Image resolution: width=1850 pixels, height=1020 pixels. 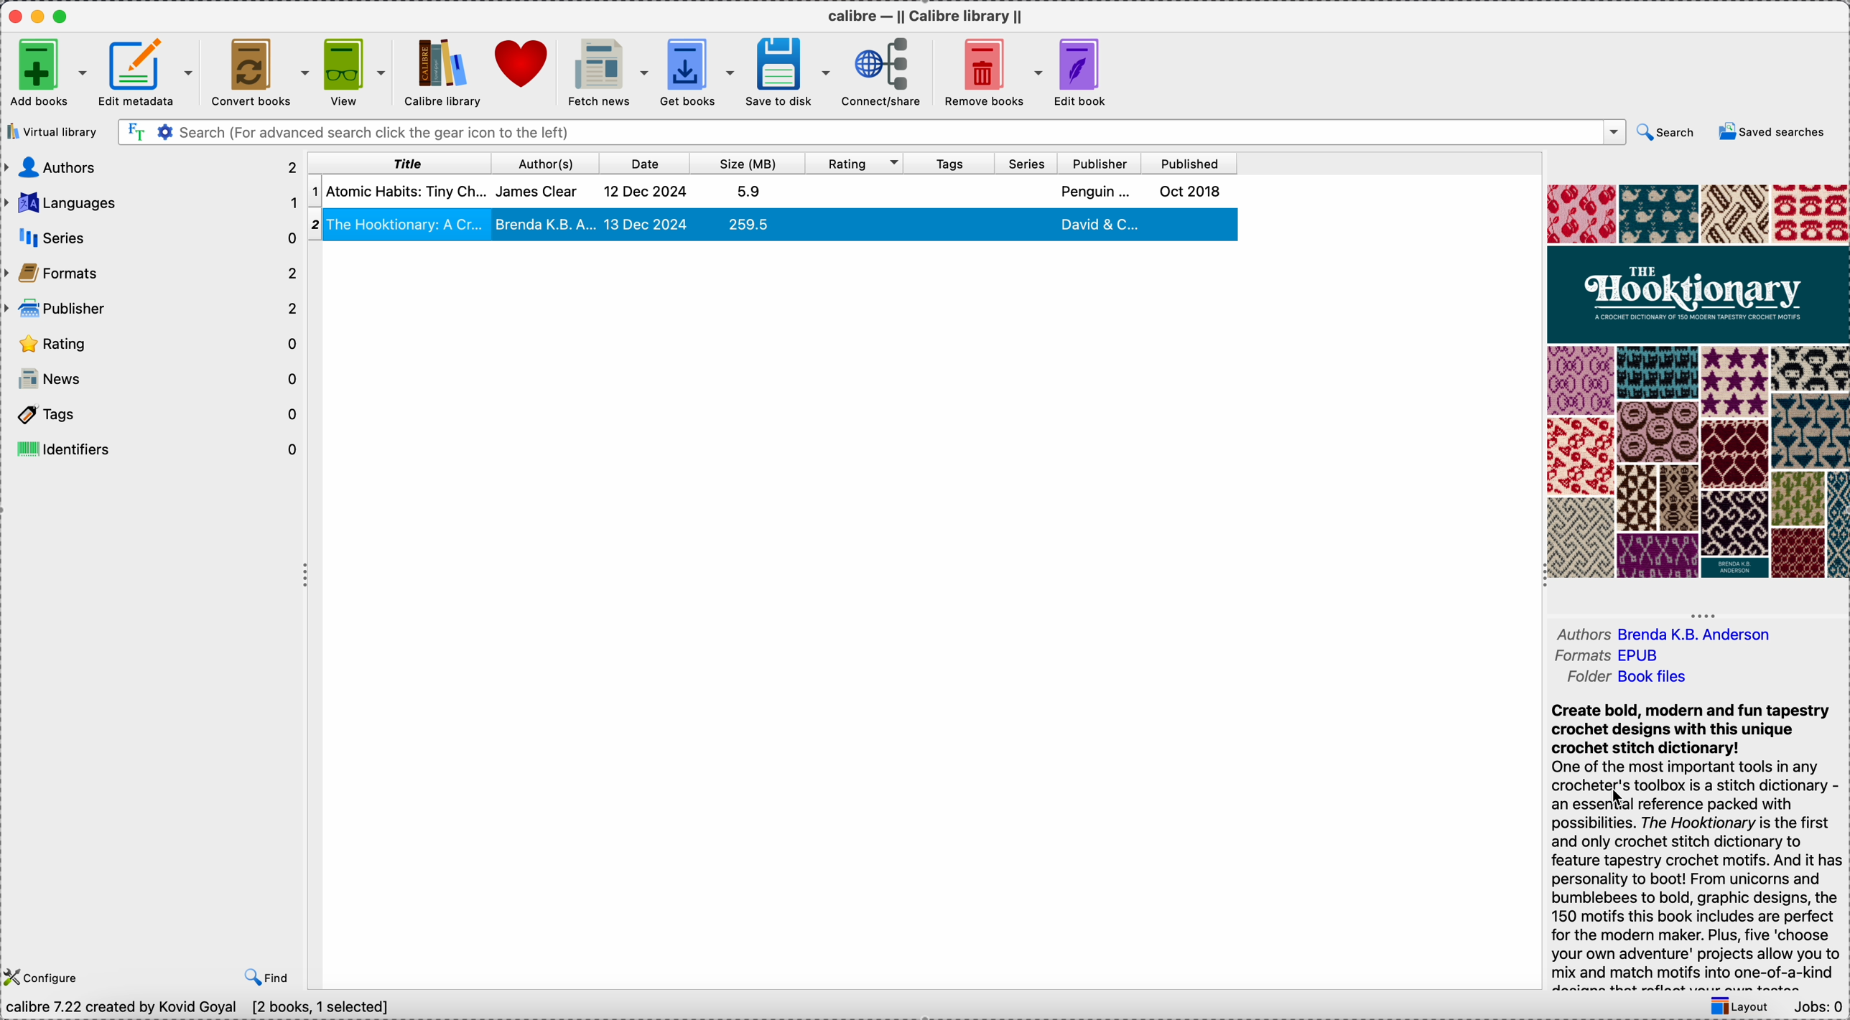 I want to click on rating, so click(x=861, y=164).